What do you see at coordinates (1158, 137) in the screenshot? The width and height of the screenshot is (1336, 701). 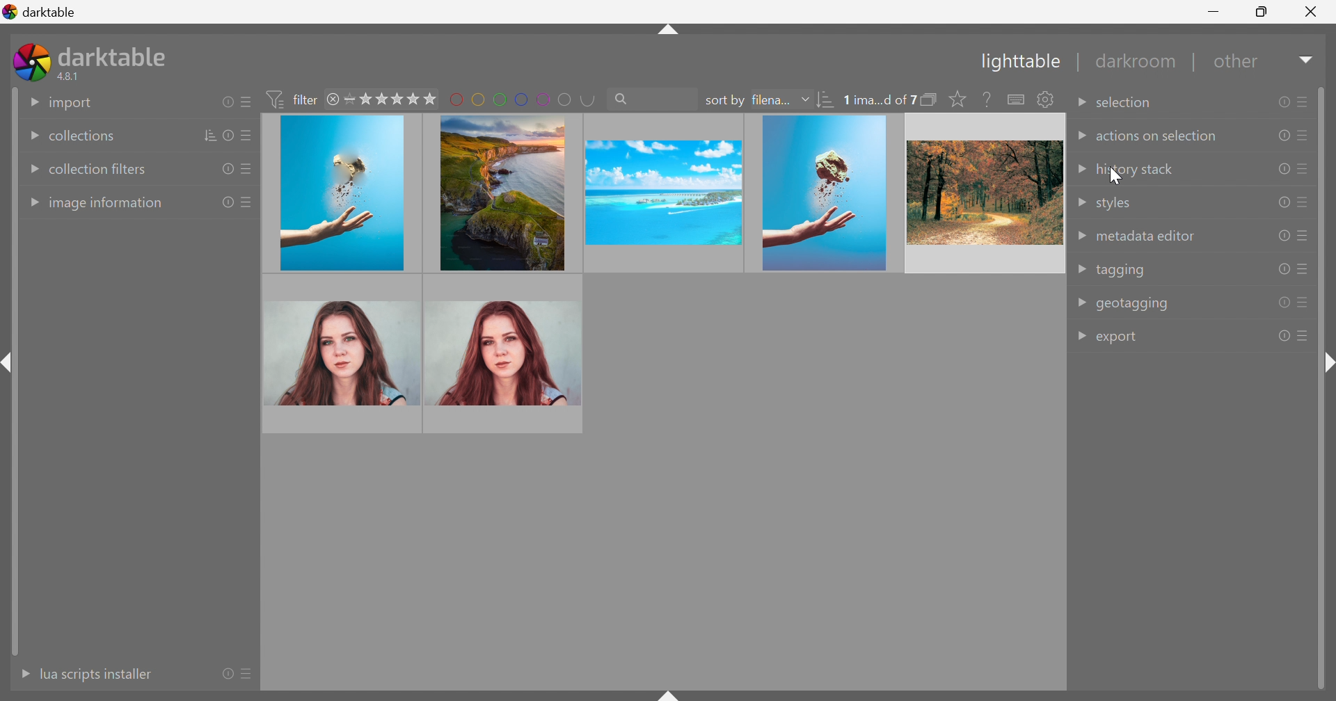 I see `actions on selection` at bounding box center [1158, 137].